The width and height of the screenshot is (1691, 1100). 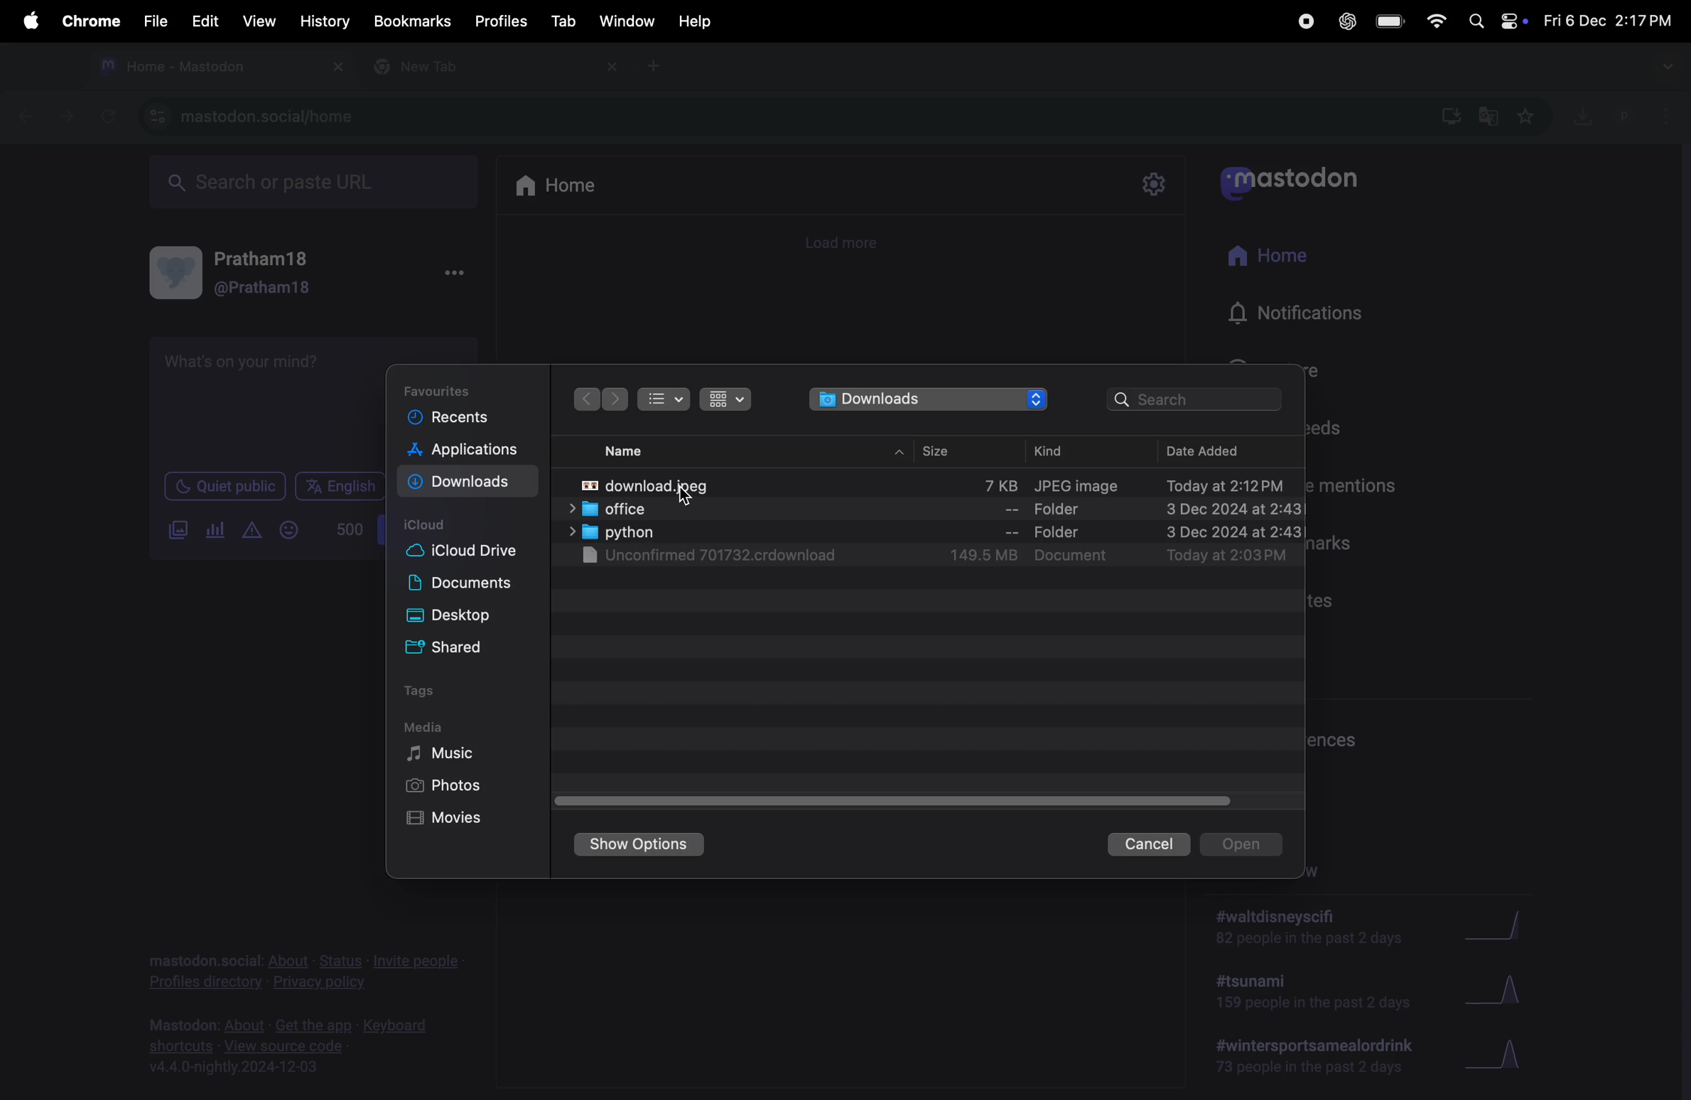 What do you see at coordinates (1349, 23) in the screenshot?
I see `chatgpt` at bounding box center [1349, 23].